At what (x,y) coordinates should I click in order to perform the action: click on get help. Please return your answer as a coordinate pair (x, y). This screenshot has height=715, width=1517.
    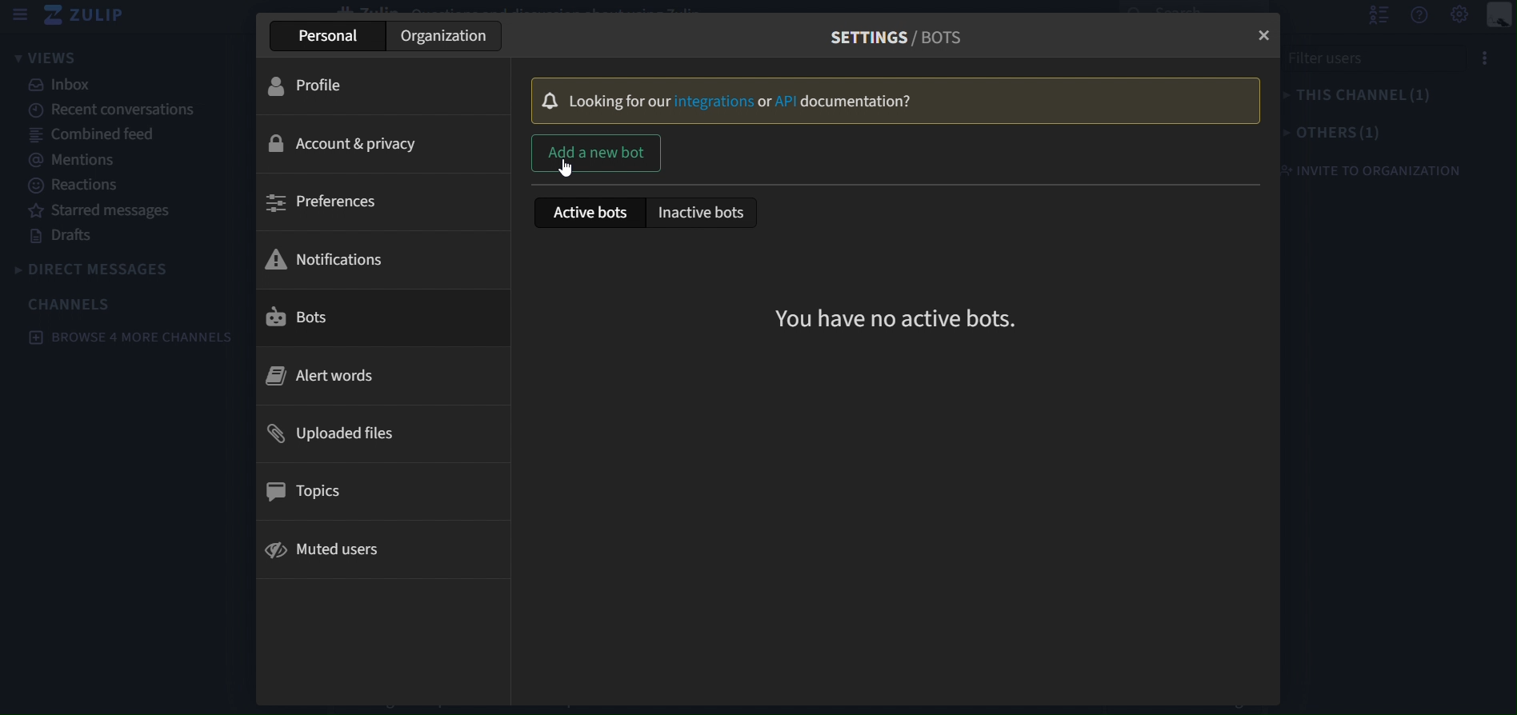
    Looking at the image, I should click on (1419, 16).